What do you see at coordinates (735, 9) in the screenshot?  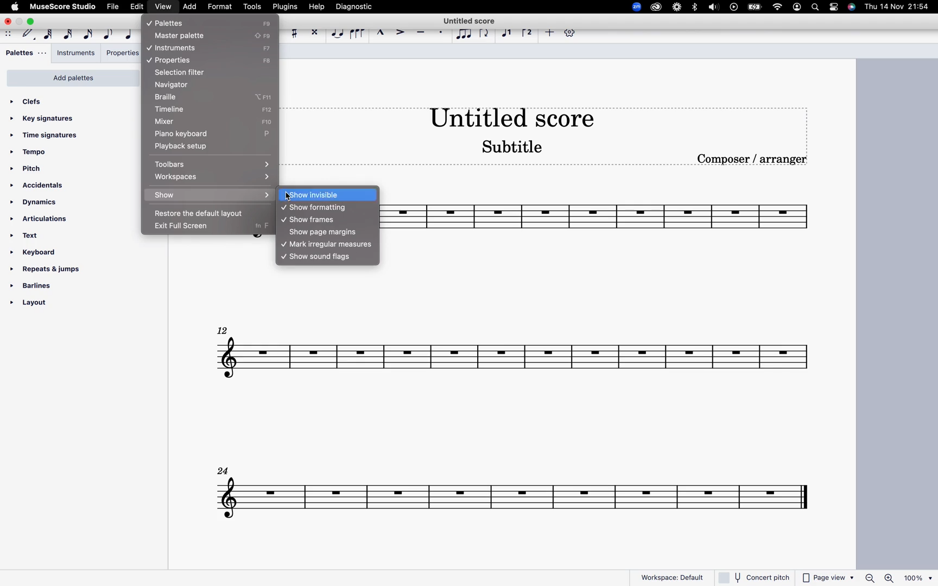 I see `record` at bounding box center [735, 9].